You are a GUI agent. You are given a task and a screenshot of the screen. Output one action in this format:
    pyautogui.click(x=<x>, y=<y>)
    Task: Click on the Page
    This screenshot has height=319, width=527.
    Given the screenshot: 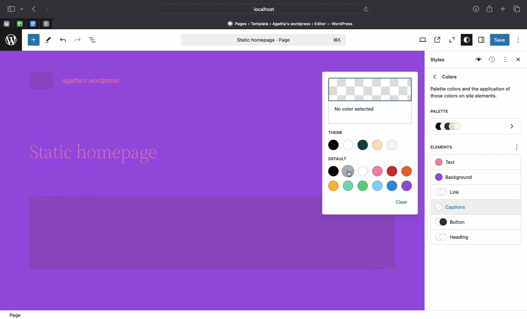 What is the action you would take?
    pyautogui.click(x=16, y=314)
    